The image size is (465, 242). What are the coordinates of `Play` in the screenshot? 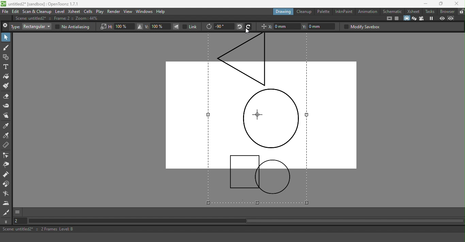 It's located at (100, 12).